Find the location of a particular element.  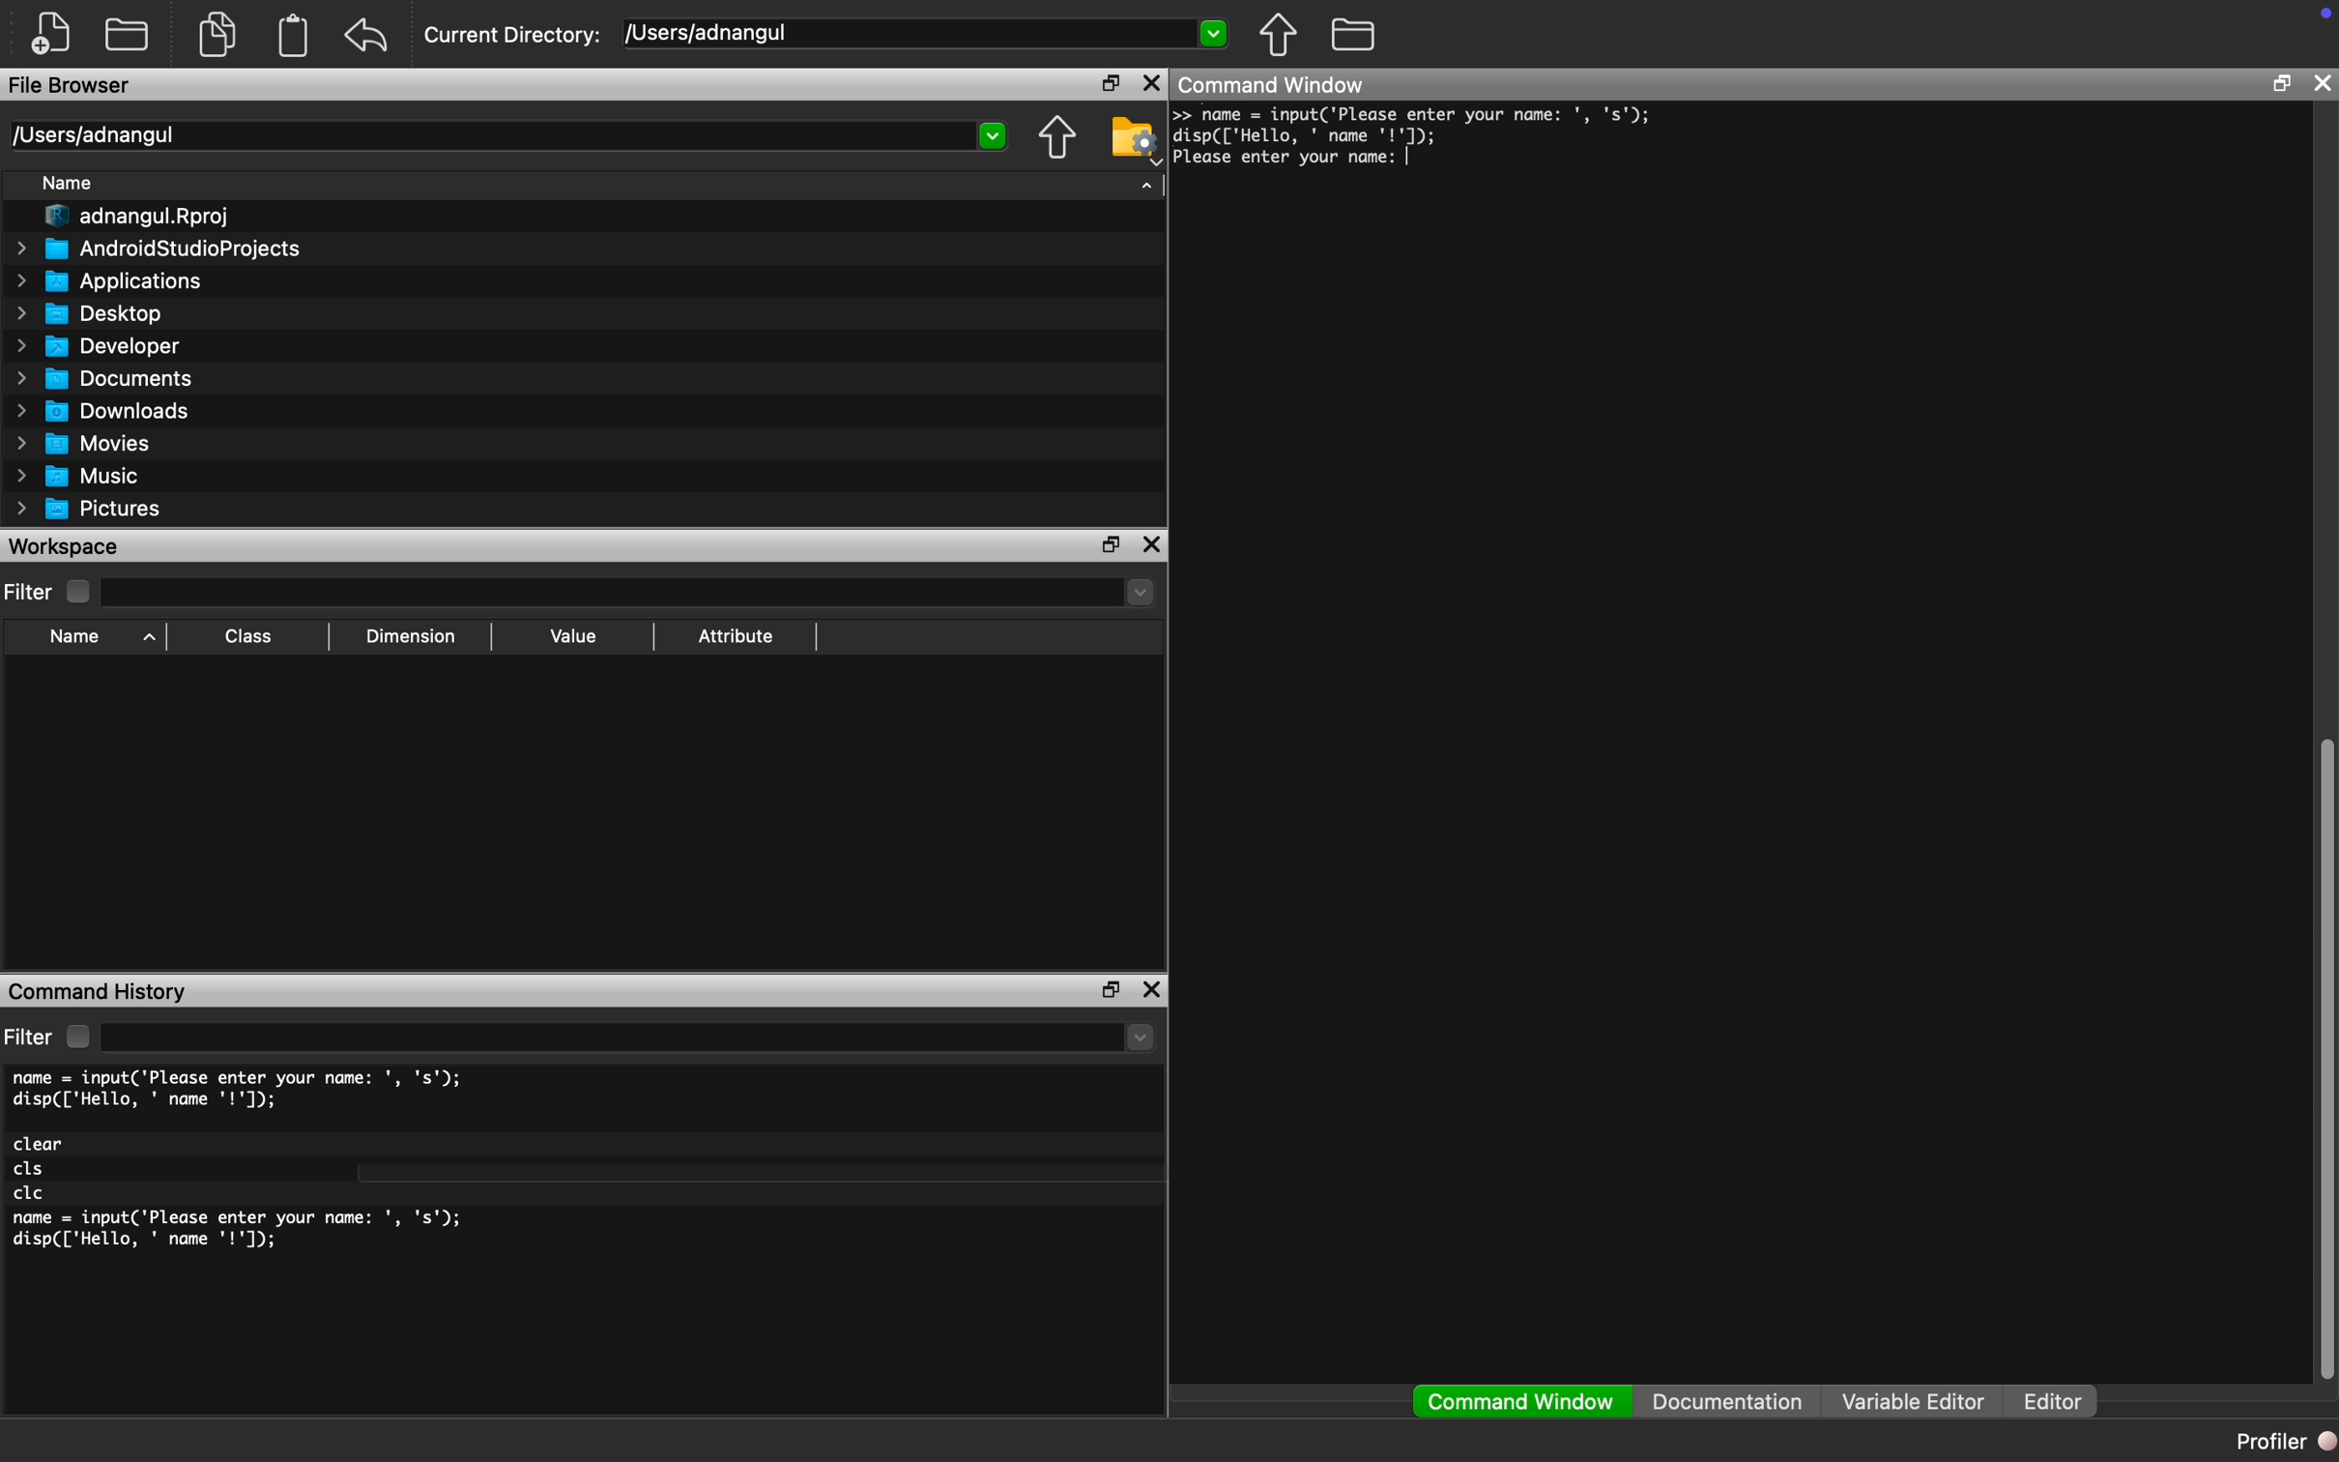

clear is located at coordinates (41, 1144).